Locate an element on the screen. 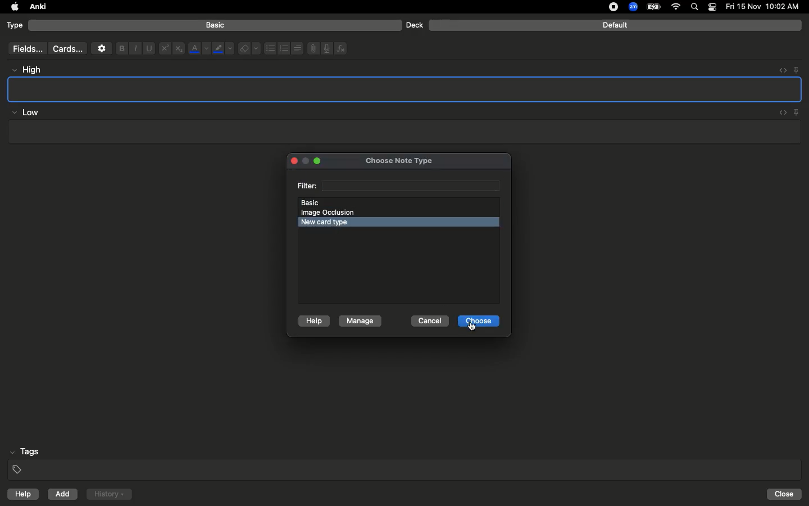  Low is located at coordinates (26, 113).